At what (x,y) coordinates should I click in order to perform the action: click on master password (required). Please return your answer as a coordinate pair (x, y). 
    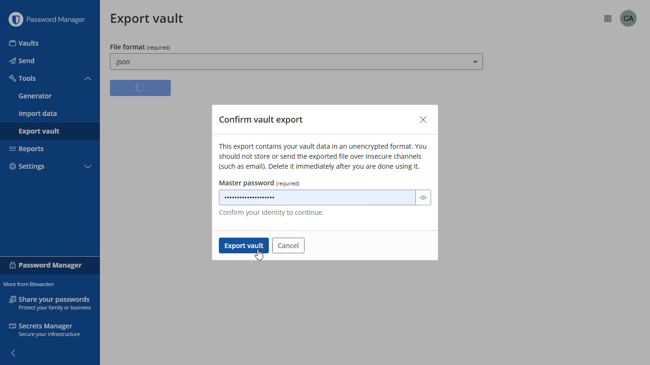
    Looking at the image, I should click on (259, 183).